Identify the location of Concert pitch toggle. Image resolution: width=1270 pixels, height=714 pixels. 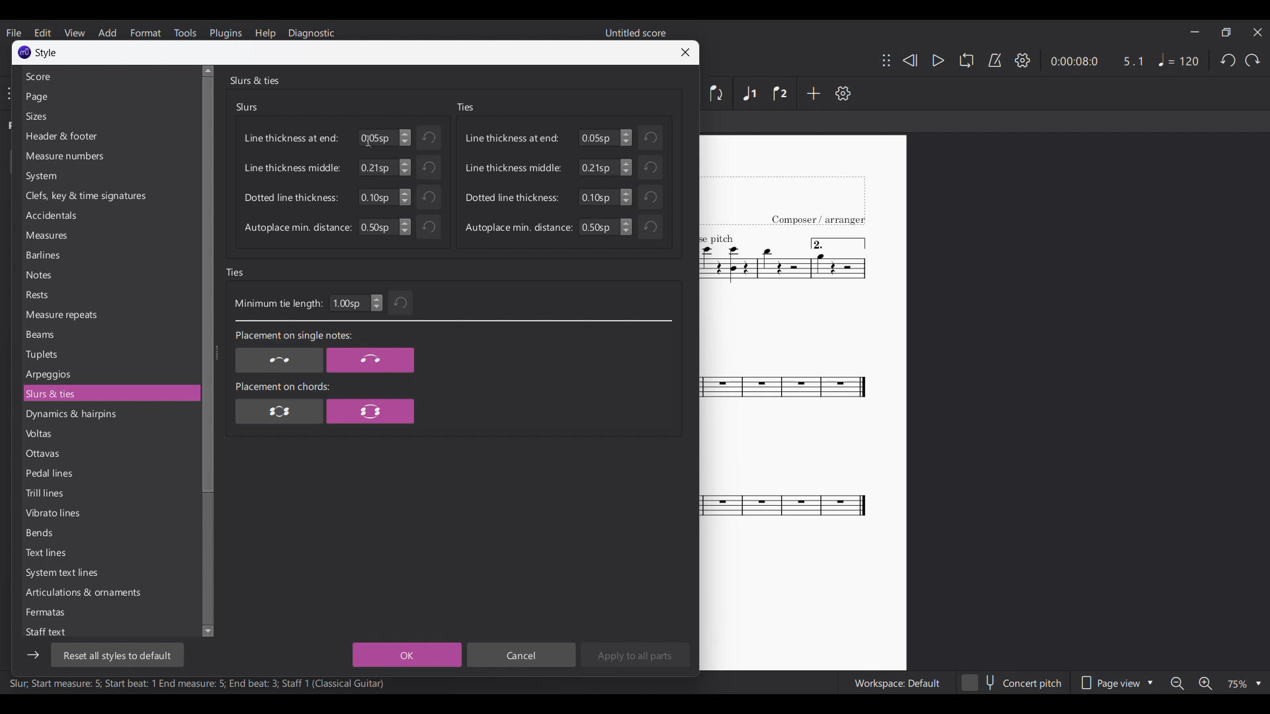
(1013, 682).